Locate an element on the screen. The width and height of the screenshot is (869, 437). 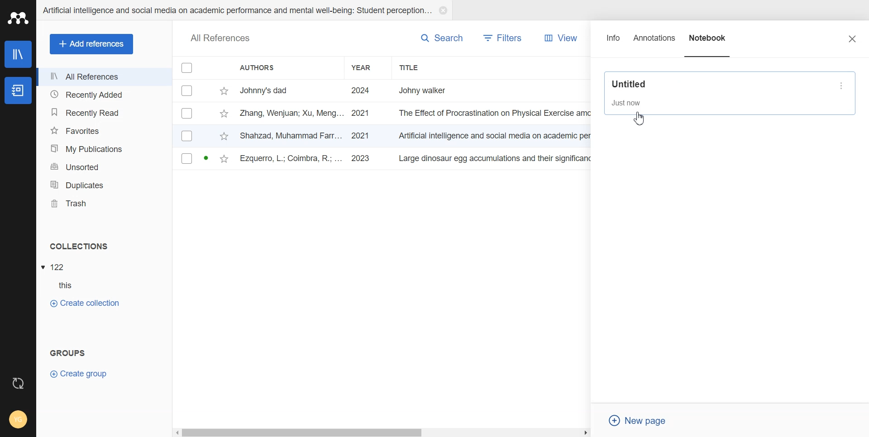
Authors is located at coordinates (286, 67).